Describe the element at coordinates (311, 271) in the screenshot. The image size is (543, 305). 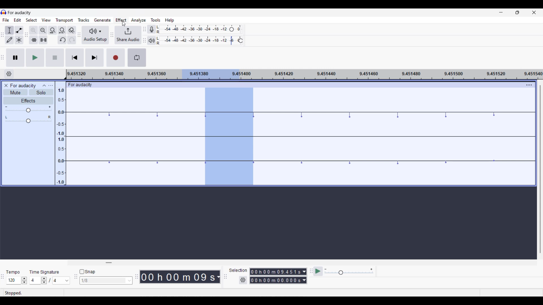
I see `Play at speed toolbar` at that location.